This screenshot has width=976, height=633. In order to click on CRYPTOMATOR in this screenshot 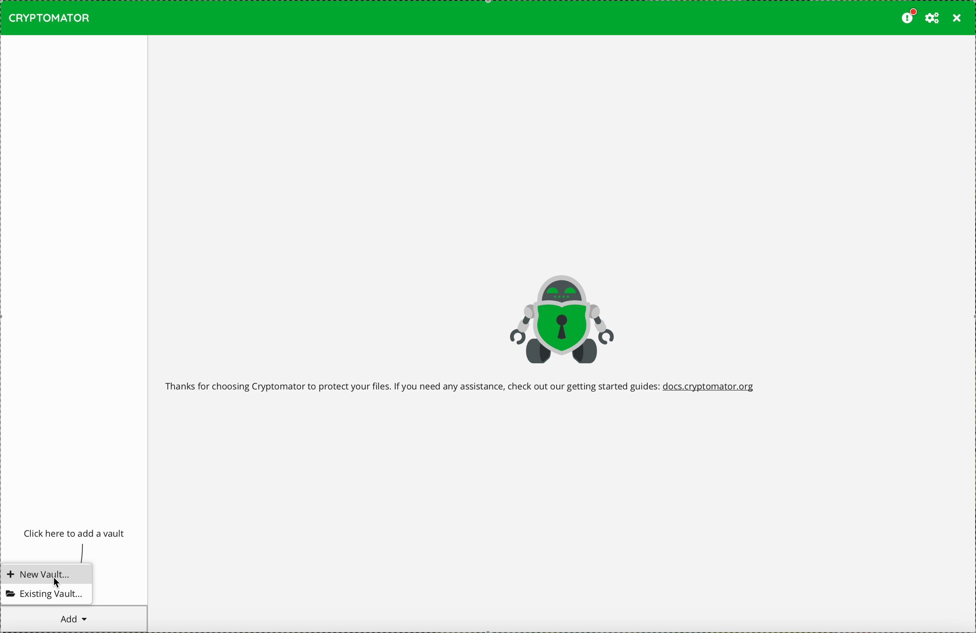, I will do `click(49, 18)`.